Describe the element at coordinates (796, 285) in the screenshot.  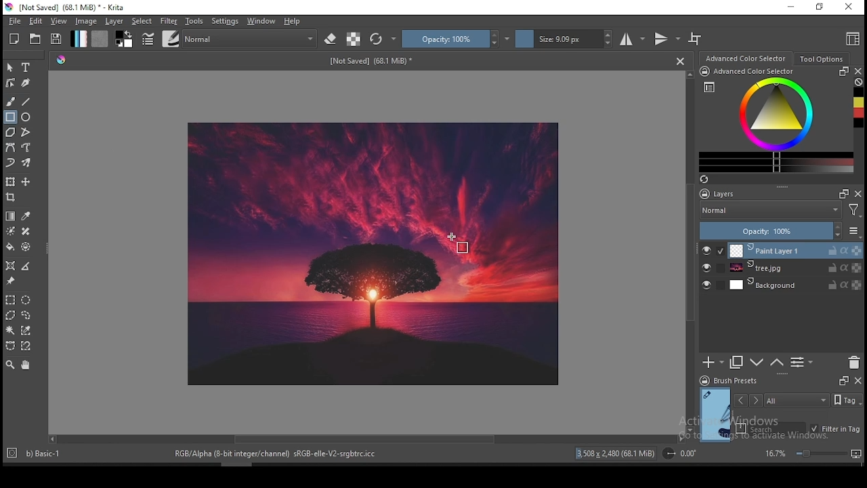
I see `layer` at that location.